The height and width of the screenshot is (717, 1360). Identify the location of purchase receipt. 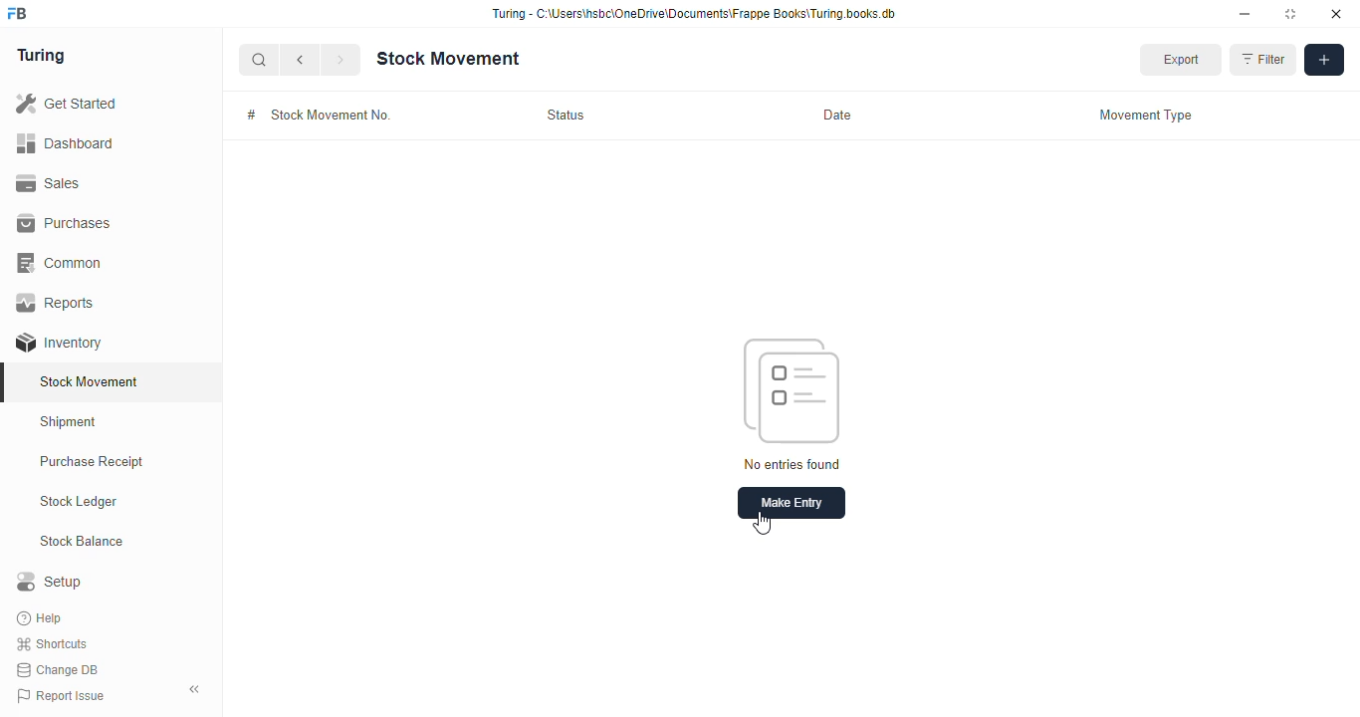
(92, 461).